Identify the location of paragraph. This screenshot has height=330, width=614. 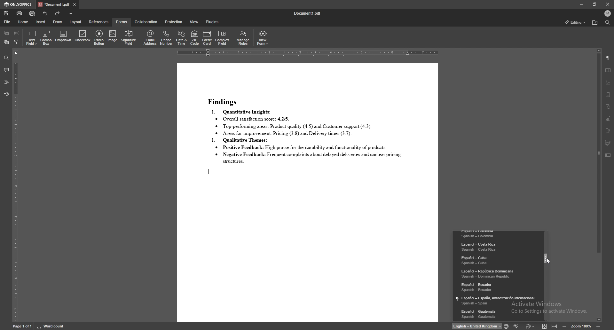
(608, 58).